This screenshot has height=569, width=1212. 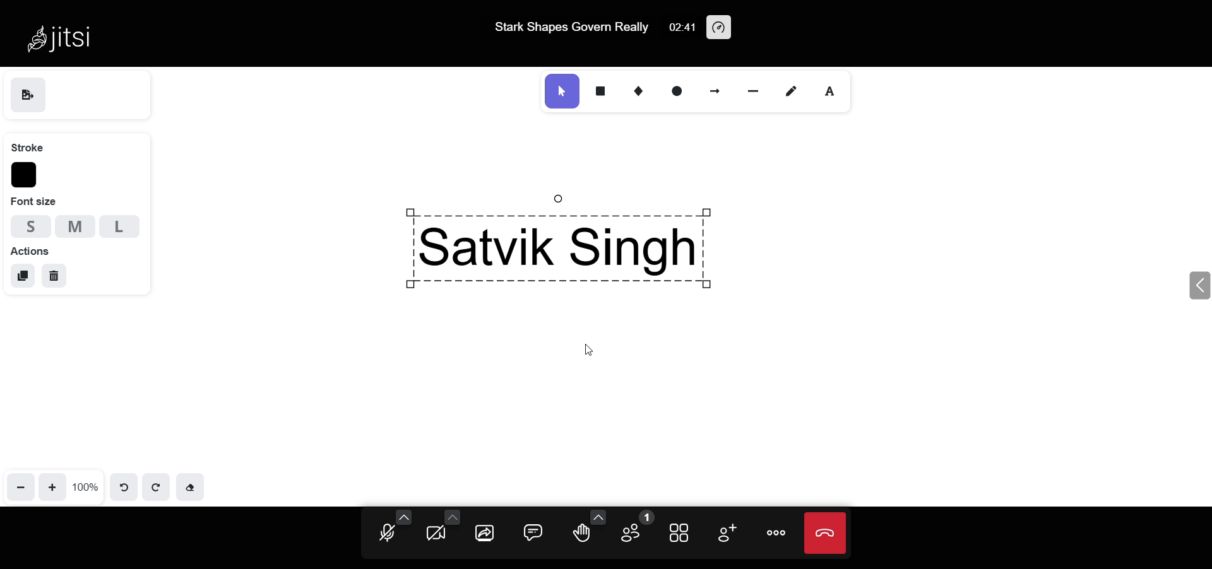 What do you see at coordinates (21, 486) in the screenshot?
I see `zoom out` at bounding box center [21, 486].